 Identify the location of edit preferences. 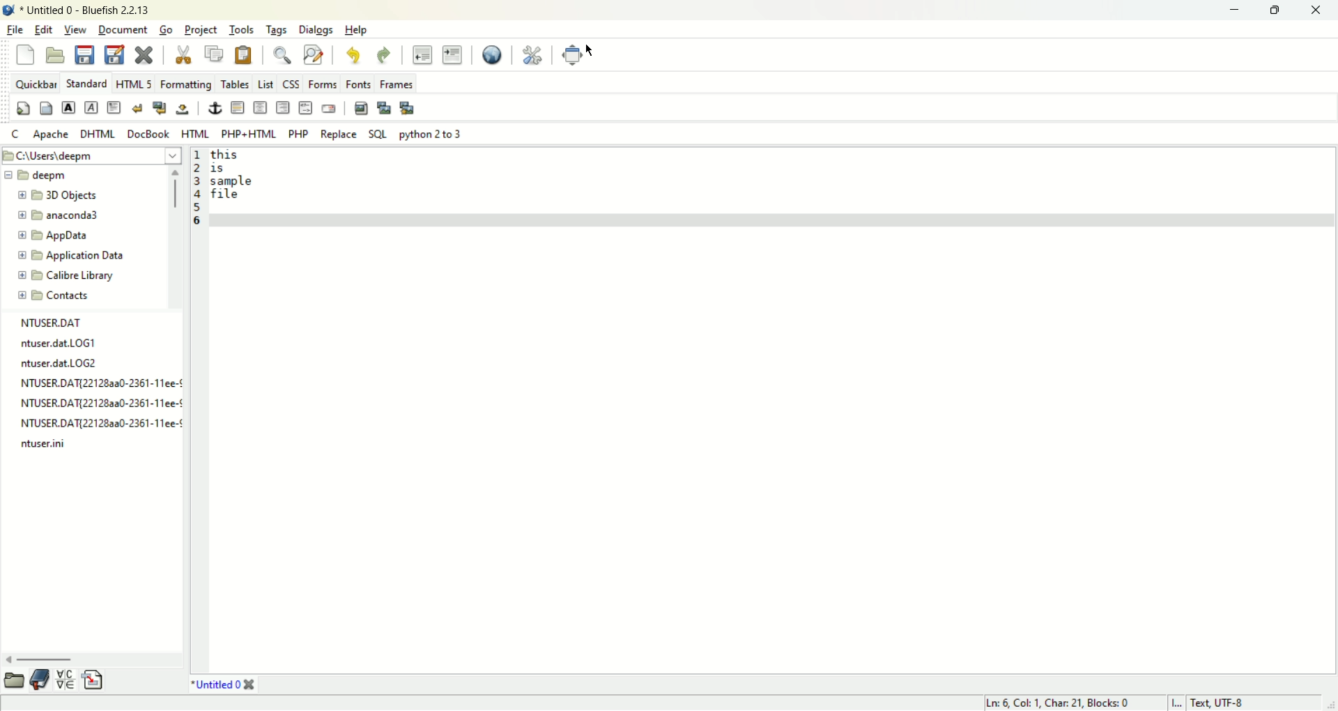
(532, 54).